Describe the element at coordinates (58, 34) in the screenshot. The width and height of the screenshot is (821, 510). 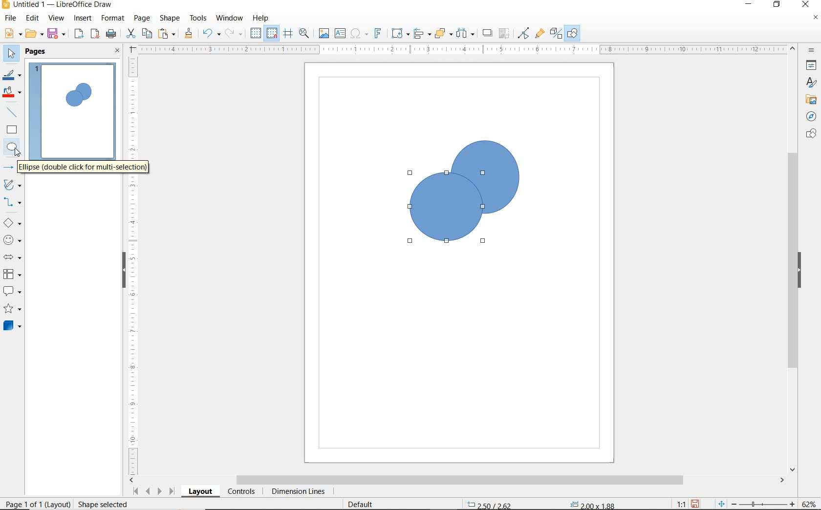
I see `SAVE` at that location.